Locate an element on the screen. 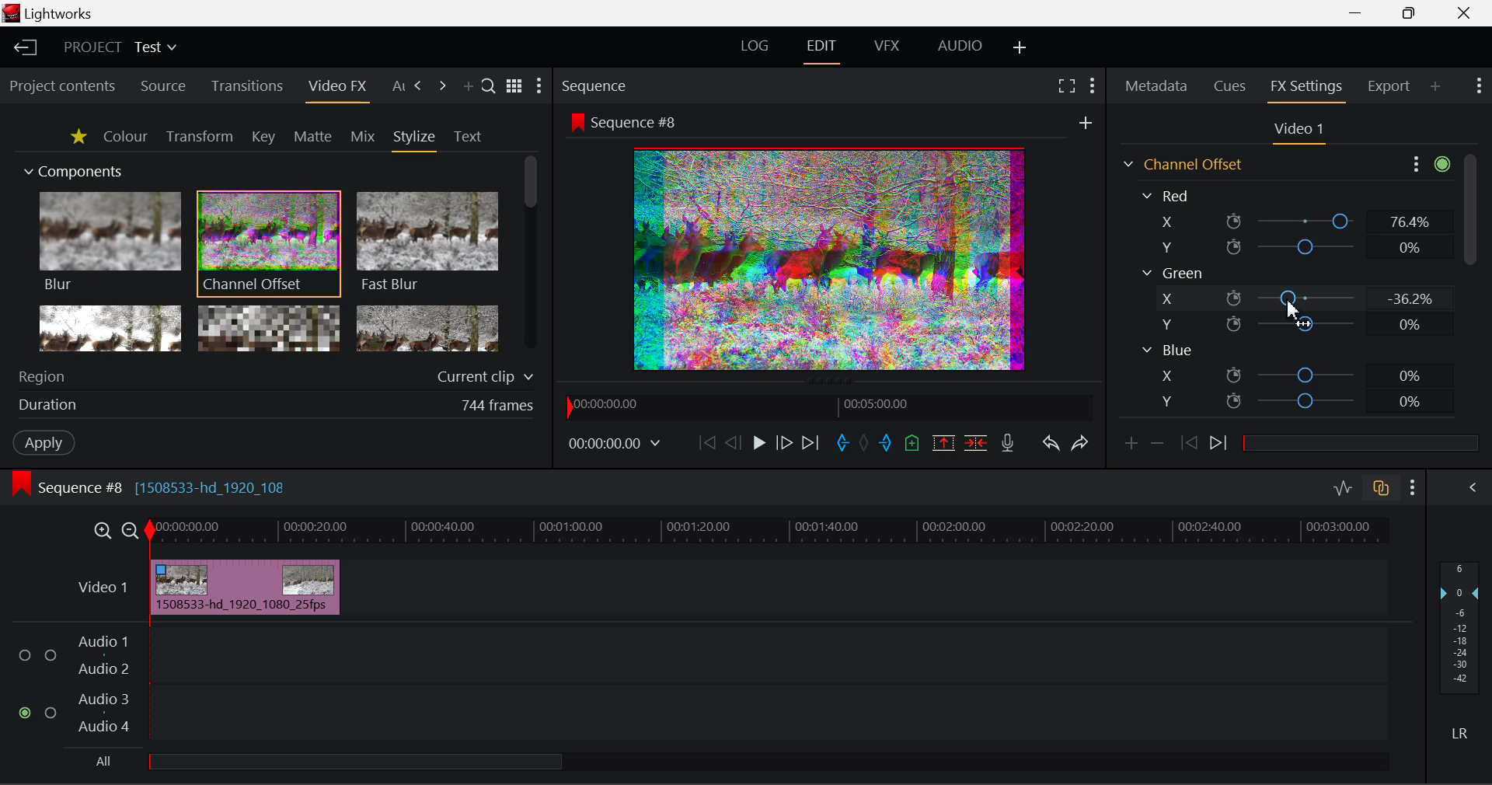 The height and width of the screenshot is (785, 1492). FX Settings is located at coordinates (1307, 88).